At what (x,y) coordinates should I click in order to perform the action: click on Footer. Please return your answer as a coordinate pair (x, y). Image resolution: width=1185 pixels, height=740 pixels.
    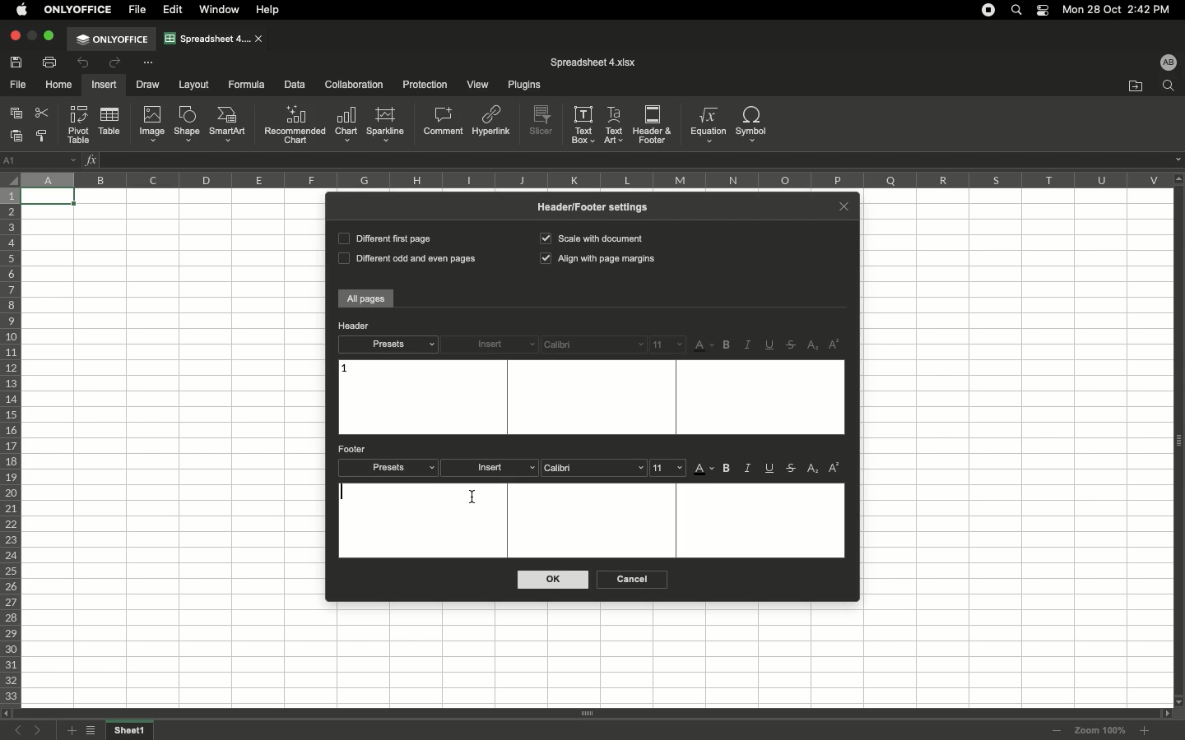
    Looking at the image, I should click on (354, 449).